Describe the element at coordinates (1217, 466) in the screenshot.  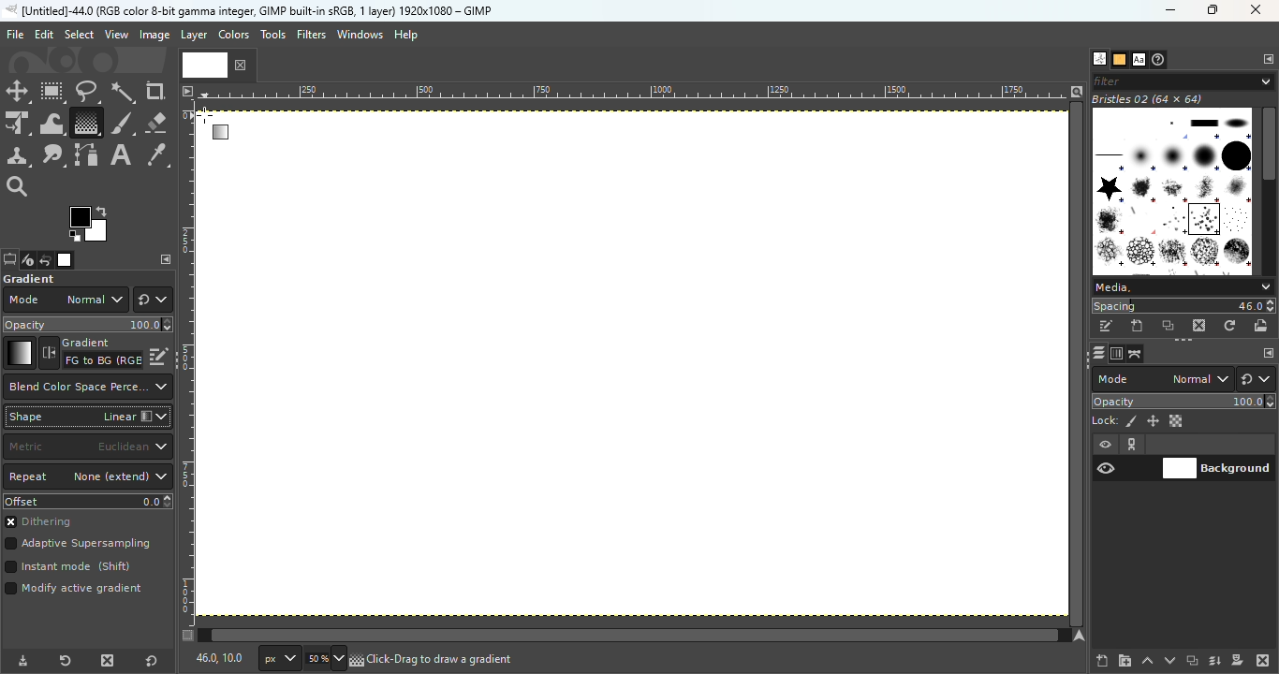
I see `Background` at that location.